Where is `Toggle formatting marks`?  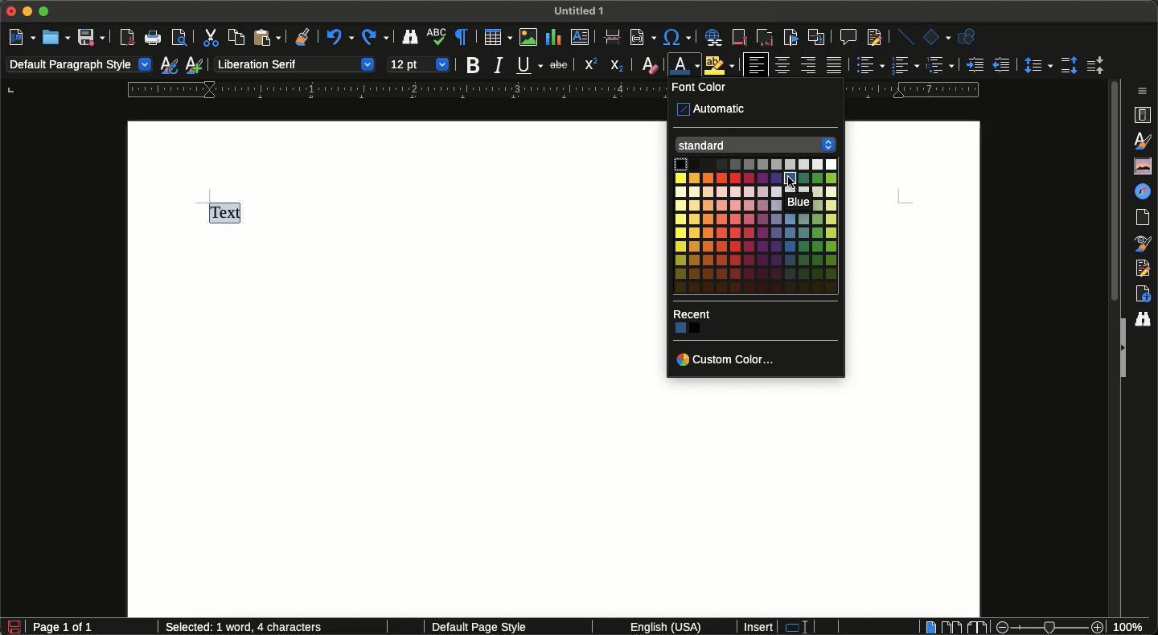
Toggle formatting marks is located at coordinates (463, 37).